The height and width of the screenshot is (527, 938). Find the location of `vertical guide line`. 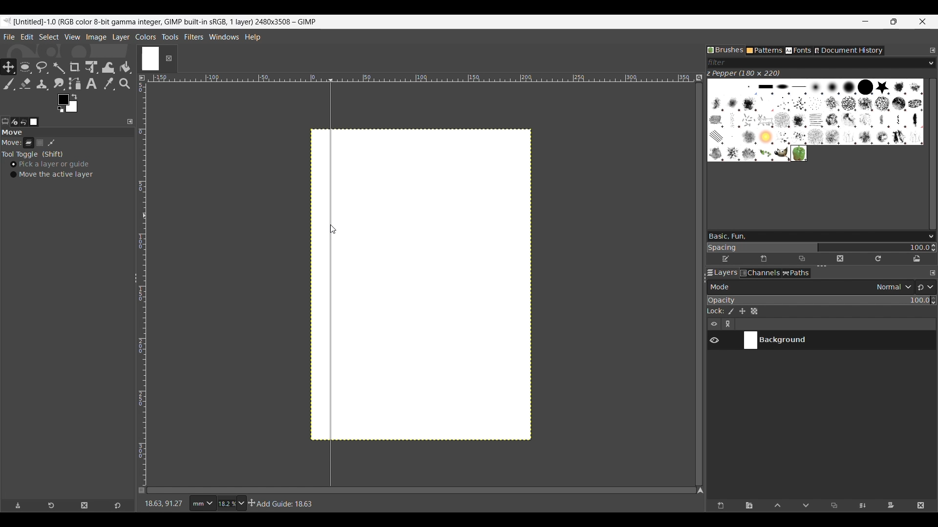

vertical guide line is located at coordinates (329, 280).